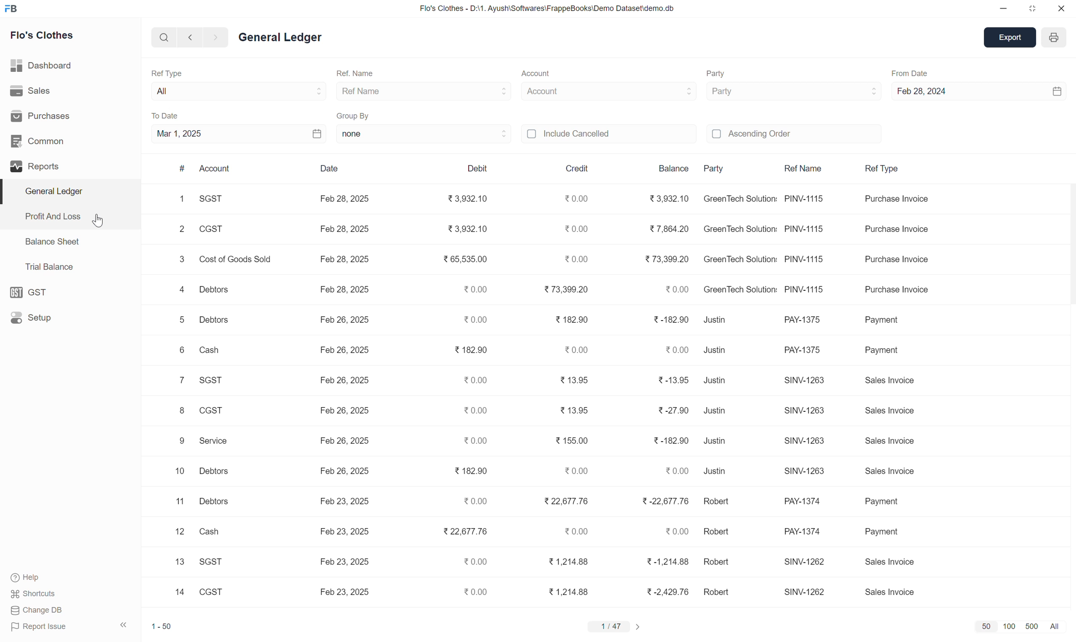 The image size is (1076, 642). Describe the element at coordinates (344, 443) in the screenshot. I see `Feb 26, 2025` at that location.